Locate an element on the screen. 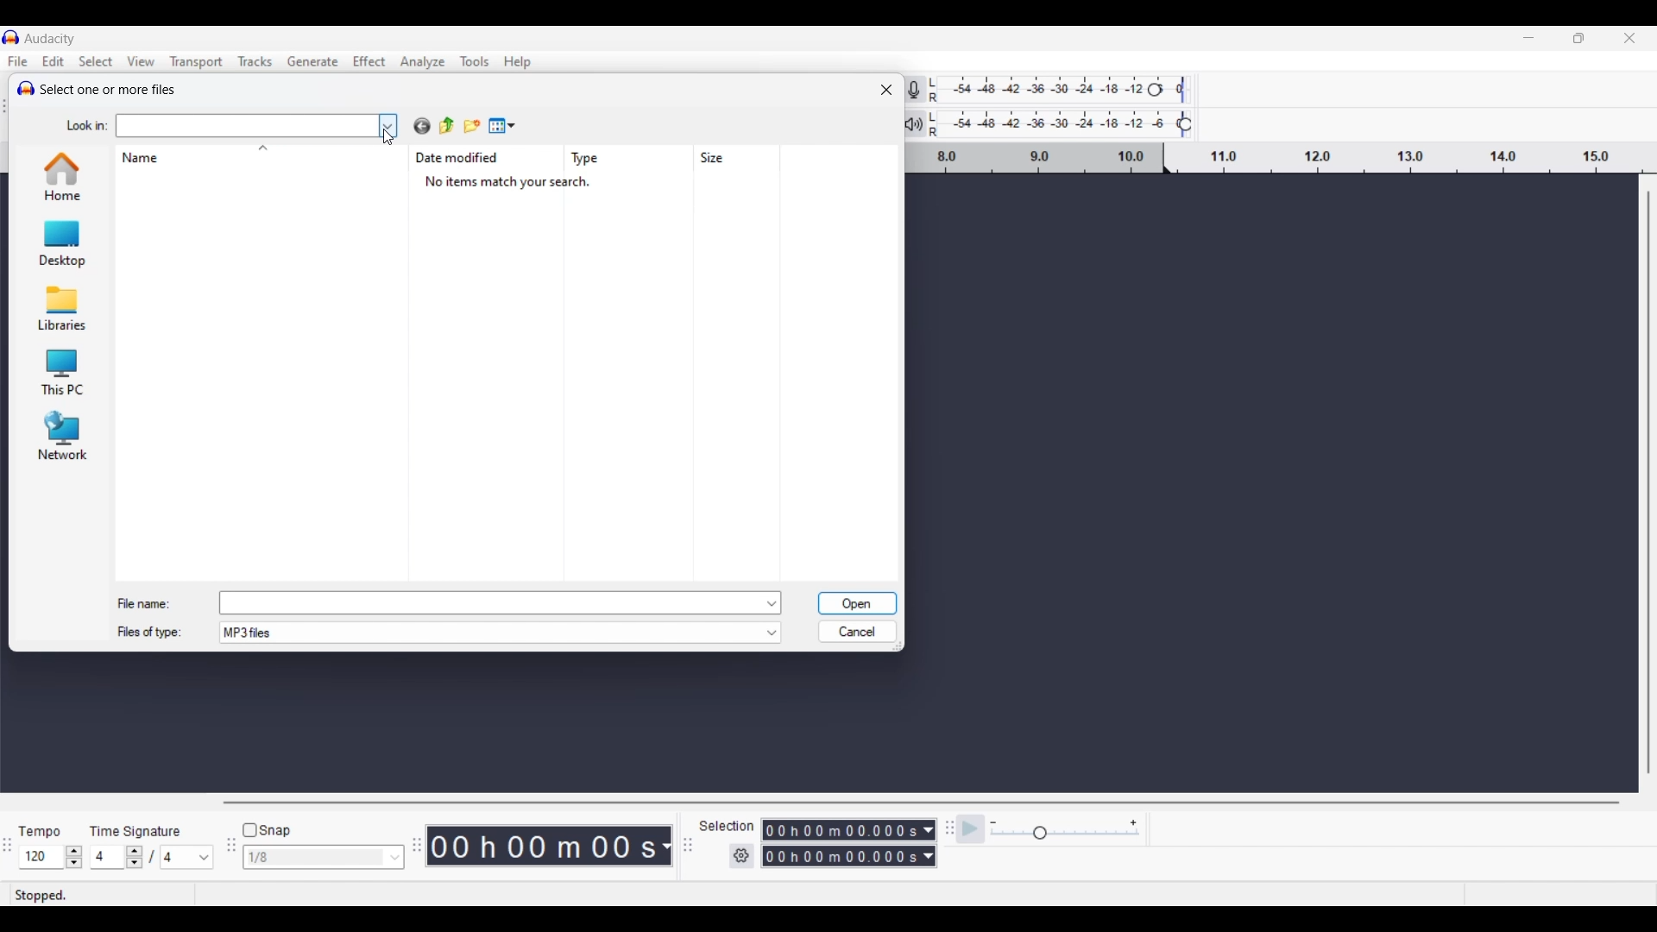 This screenshot has height=932, width=1657. Record meter is located at coordinates (925, 89).